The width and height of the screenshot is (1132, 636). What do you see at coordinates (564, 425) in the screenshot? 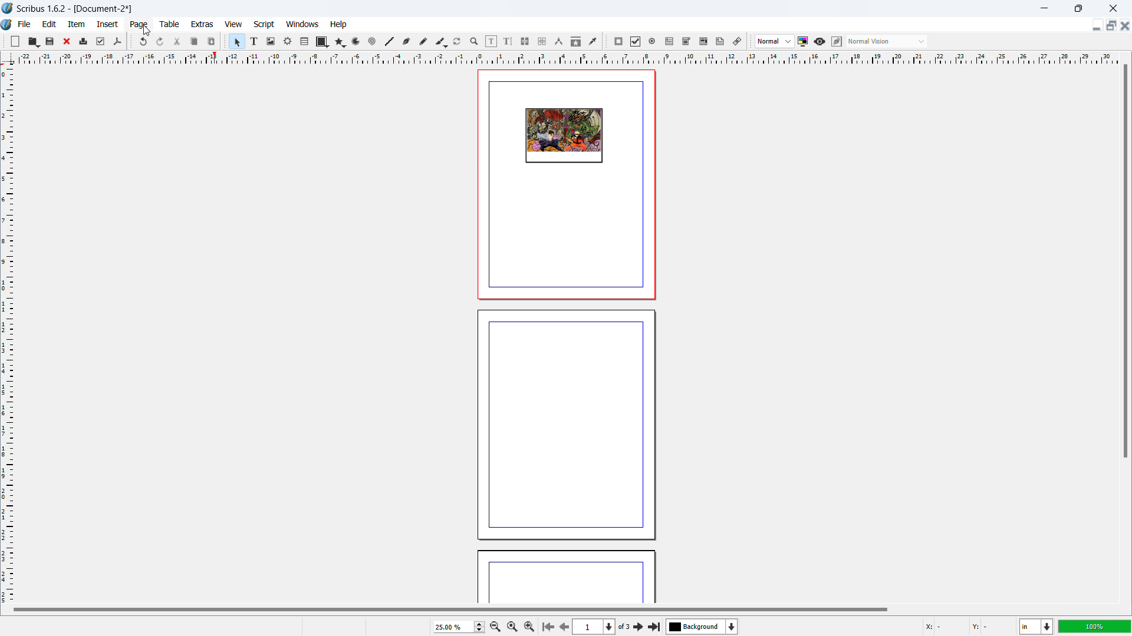
I see `page` at bounding box center [564, 425].